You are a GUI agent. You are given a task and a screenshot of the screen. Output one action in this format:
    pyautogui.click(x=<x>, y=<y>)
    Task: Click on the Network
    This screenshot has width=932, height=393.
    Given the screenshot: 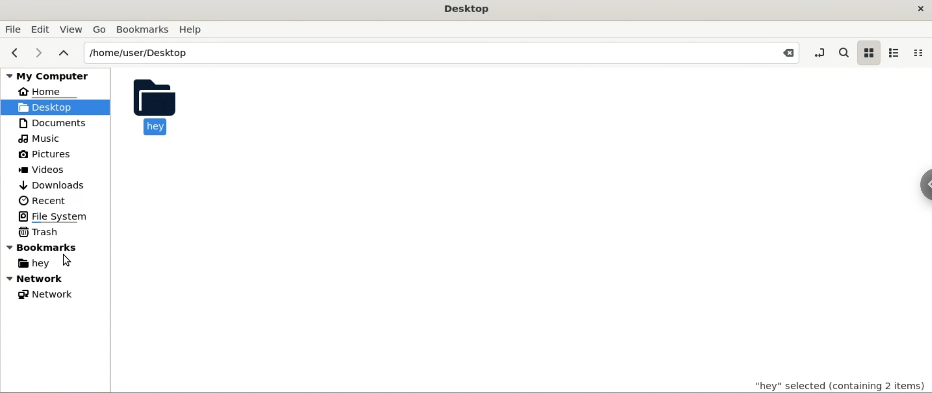 What is the action you would take?
    pyautogui.click(x=50, y=280)
    